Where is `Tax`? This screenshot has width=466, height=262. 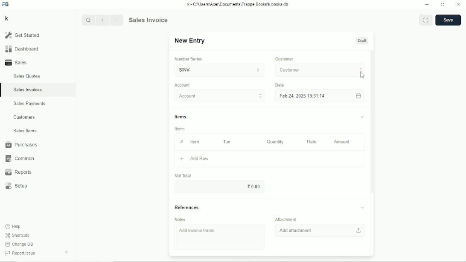
Tax is located at coordinates (228, 142).